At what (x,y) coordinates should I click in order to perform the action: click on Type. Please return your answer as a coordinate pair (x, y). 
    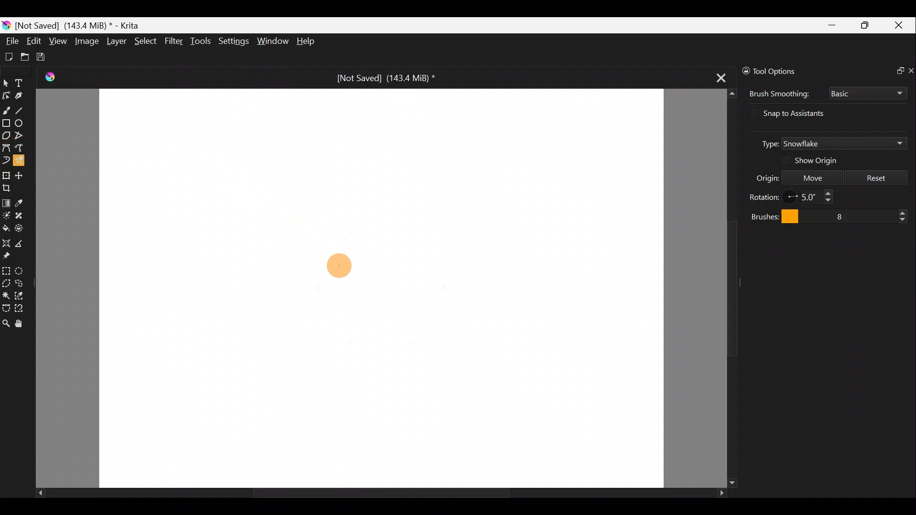
    Looking at the image, I should click on (765, 143).